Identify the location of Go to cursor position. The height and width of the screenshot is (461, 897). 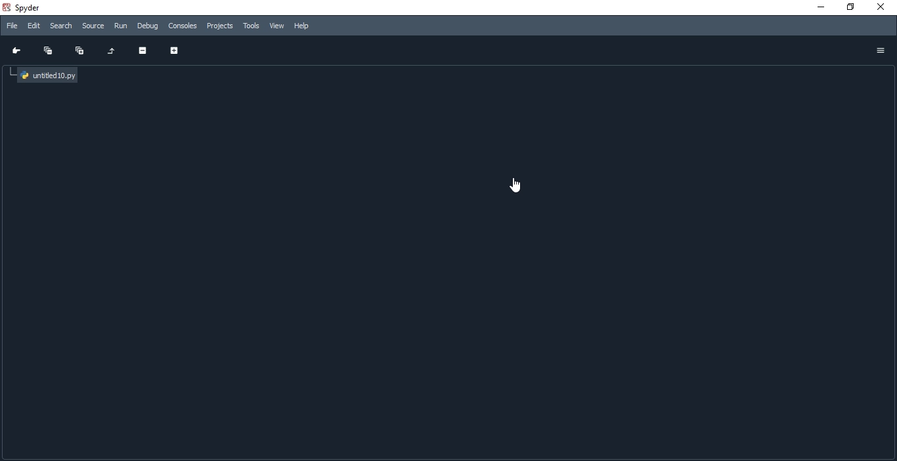
(14, 53).